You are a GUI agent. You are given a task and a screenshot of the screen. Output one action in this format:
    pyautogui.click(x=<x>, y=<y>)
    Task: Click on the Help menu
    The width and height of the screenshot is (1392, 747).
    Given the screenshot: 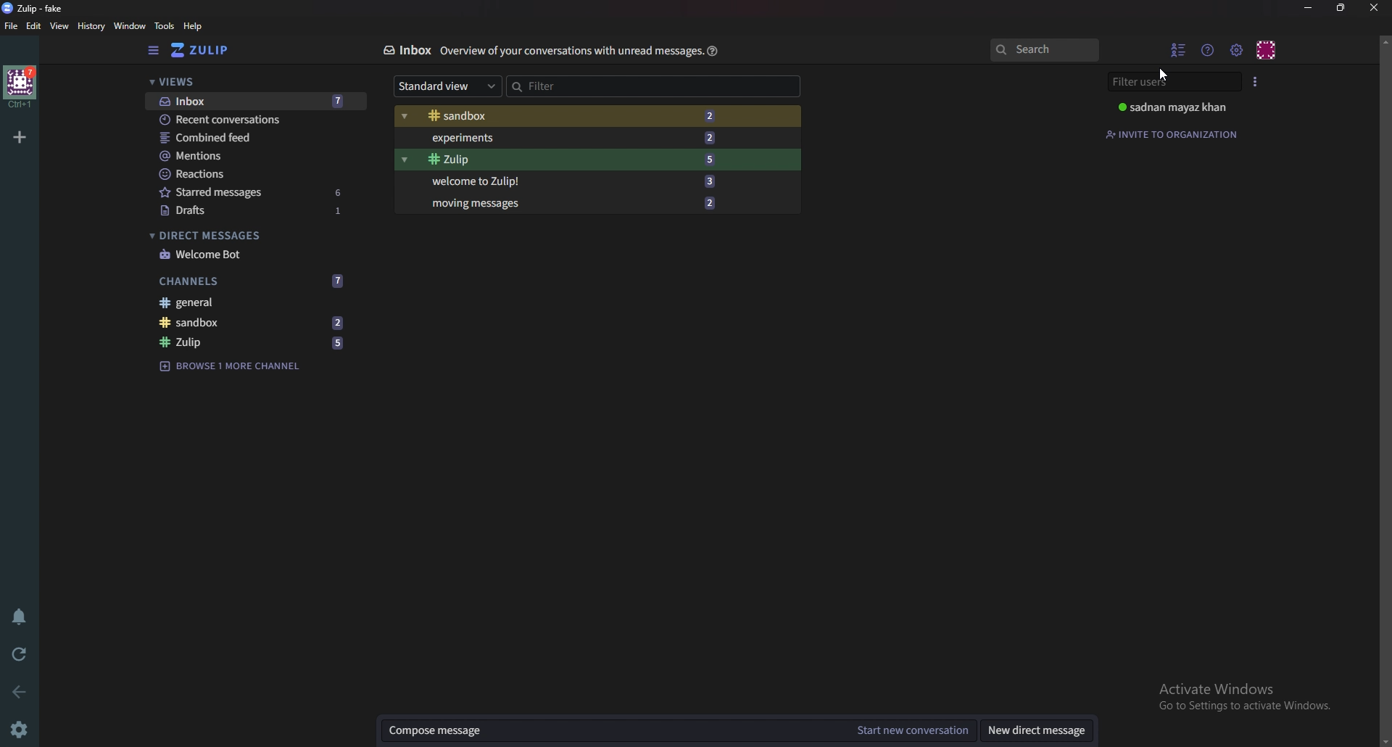 What is the action you would take?
    pyautogui.click(x=1210, y=49)
    